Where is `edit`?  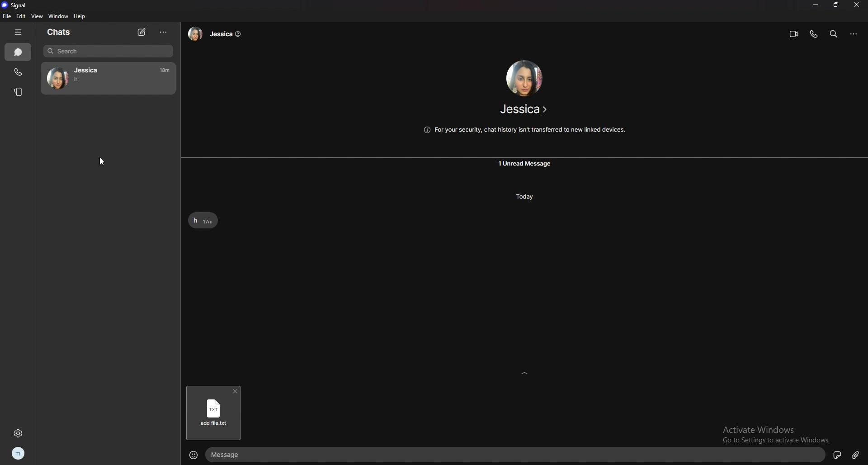 edit is located at coordinates (22, 16).